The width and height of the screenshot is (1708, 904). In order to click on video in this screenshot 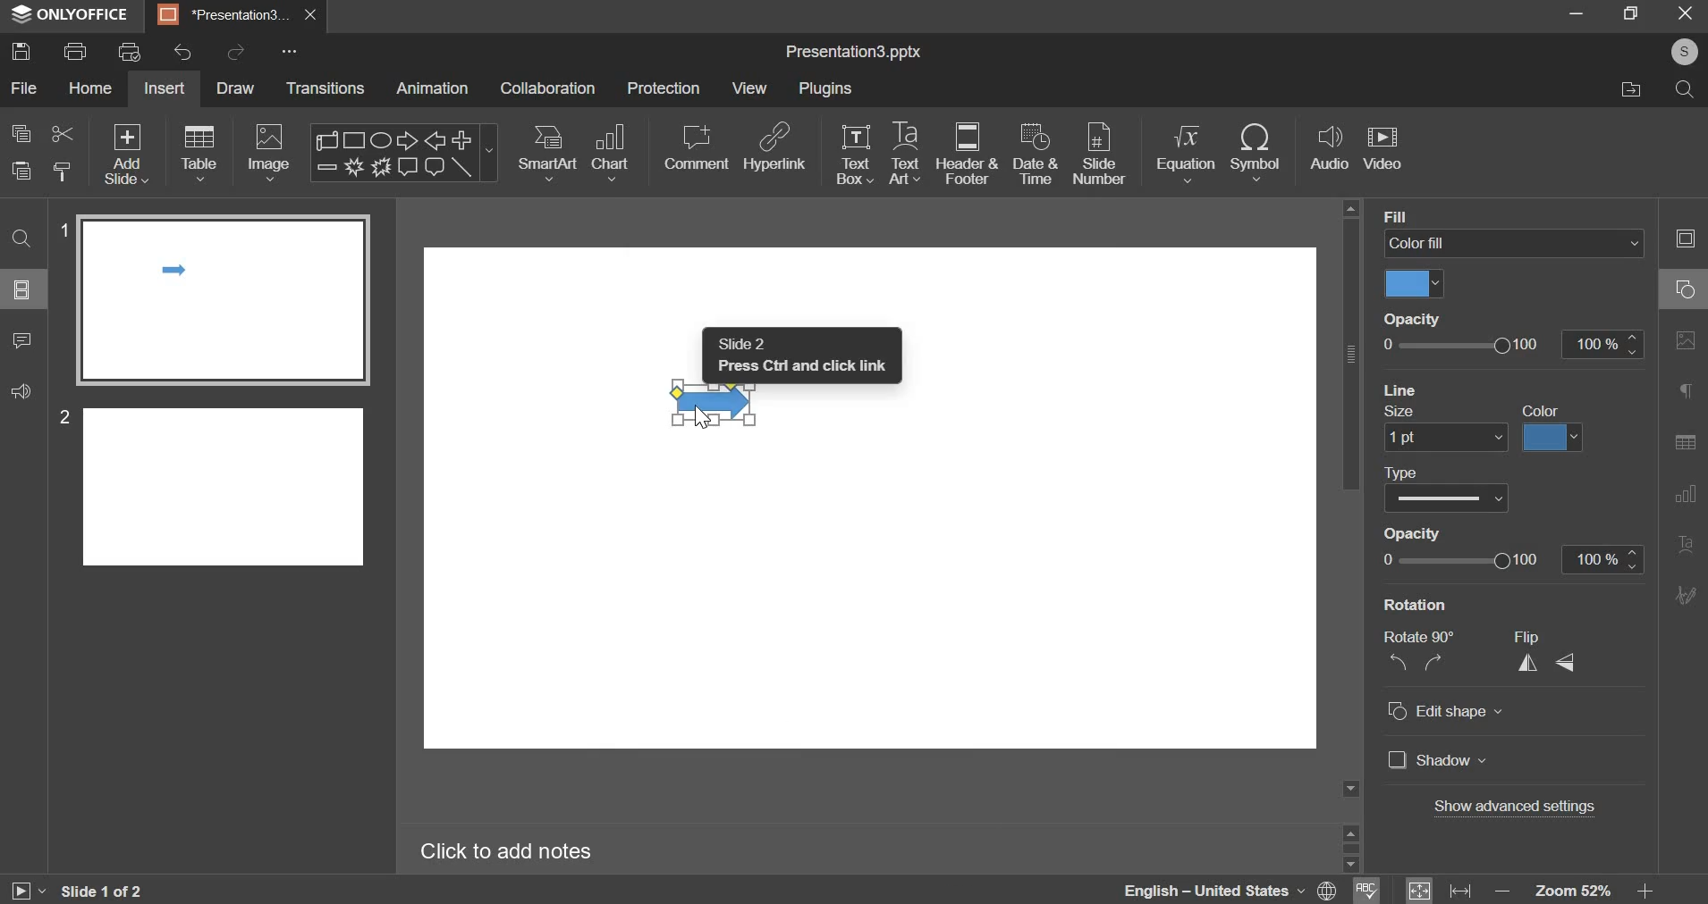, I will do `click(1382, 150)`.